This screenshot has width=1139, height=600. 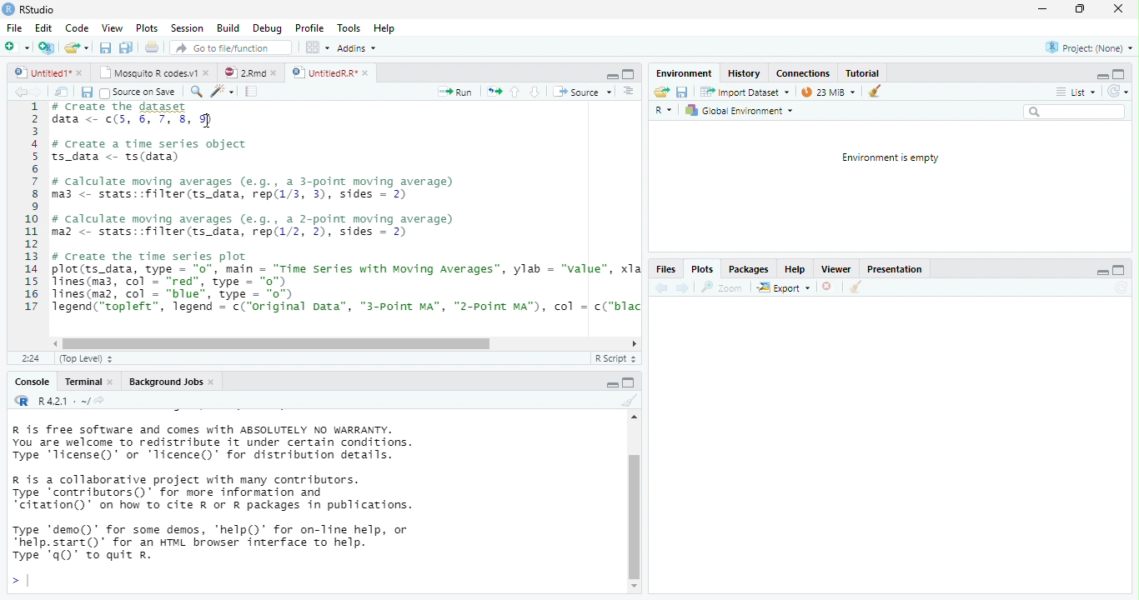 What do you see at coordinates (612, 77) in the screenshot?
I see `minimize` at bounding box center [612, 77].